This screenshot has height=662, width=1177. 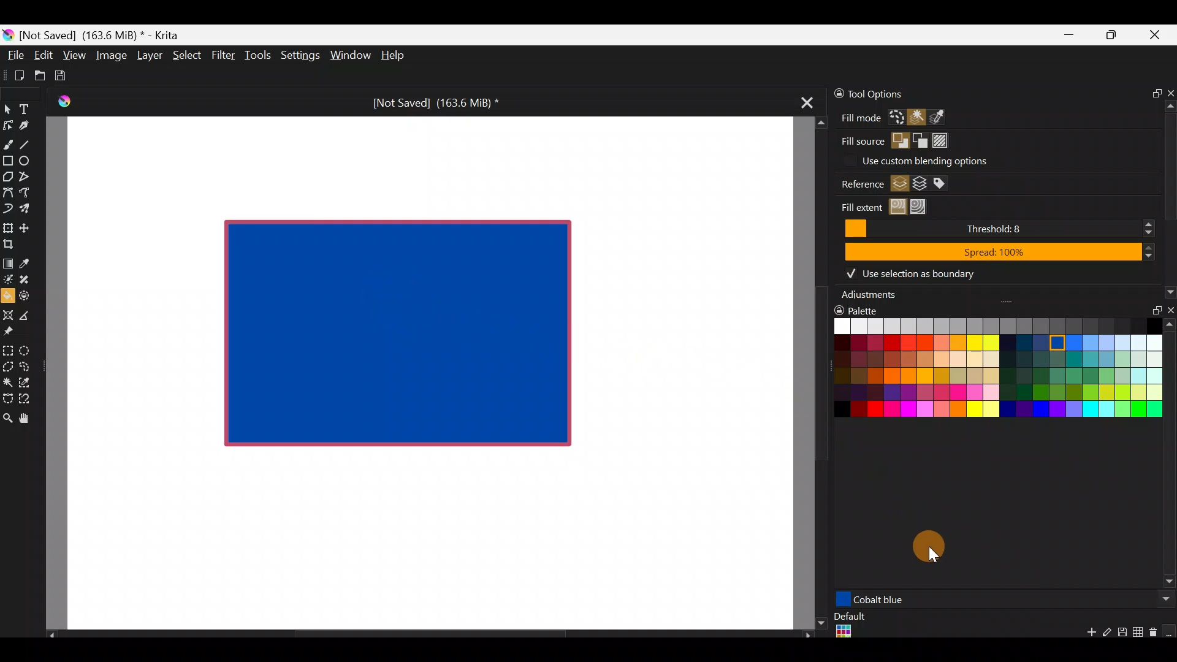 What do you see at coordinates (897, 140) in the screenshot?
I see `Foreground color` at bounding box center [897, 140].